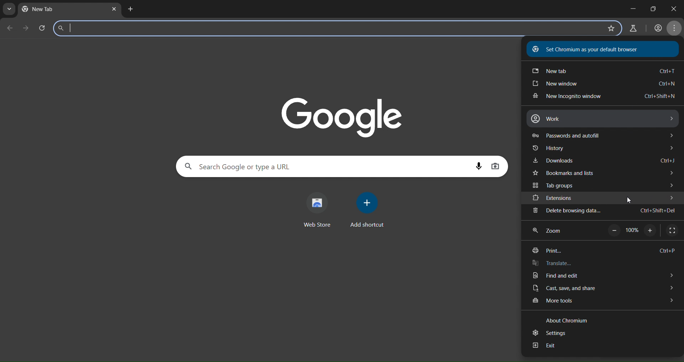  I want to click on zoom in, so click(649, 231).